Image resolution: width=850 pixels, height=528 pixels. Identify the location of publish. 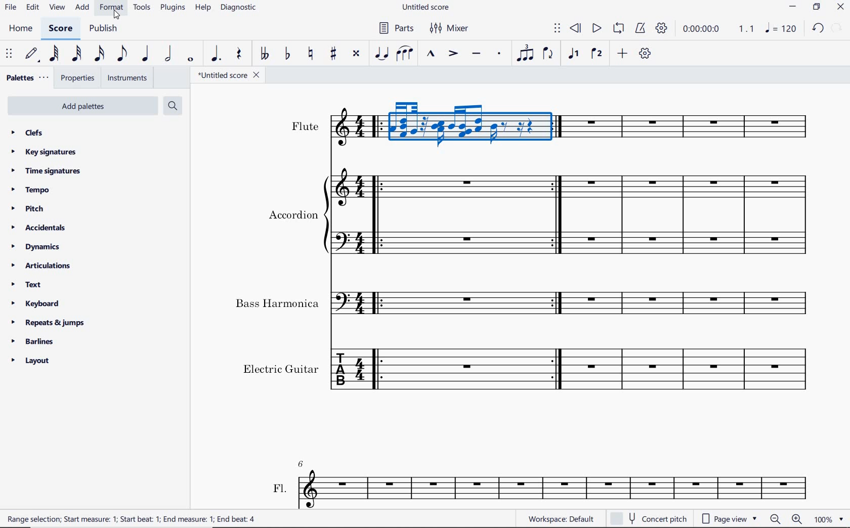
(105, 29).